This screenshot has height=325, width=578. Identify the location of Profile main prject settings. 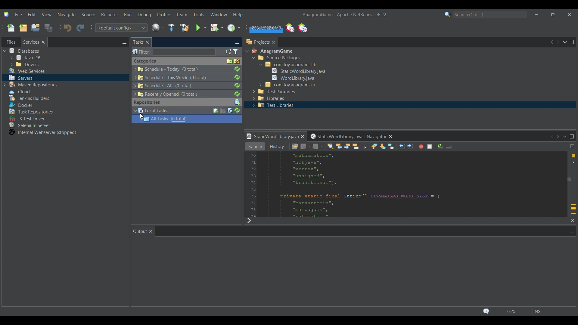
(234, 28).